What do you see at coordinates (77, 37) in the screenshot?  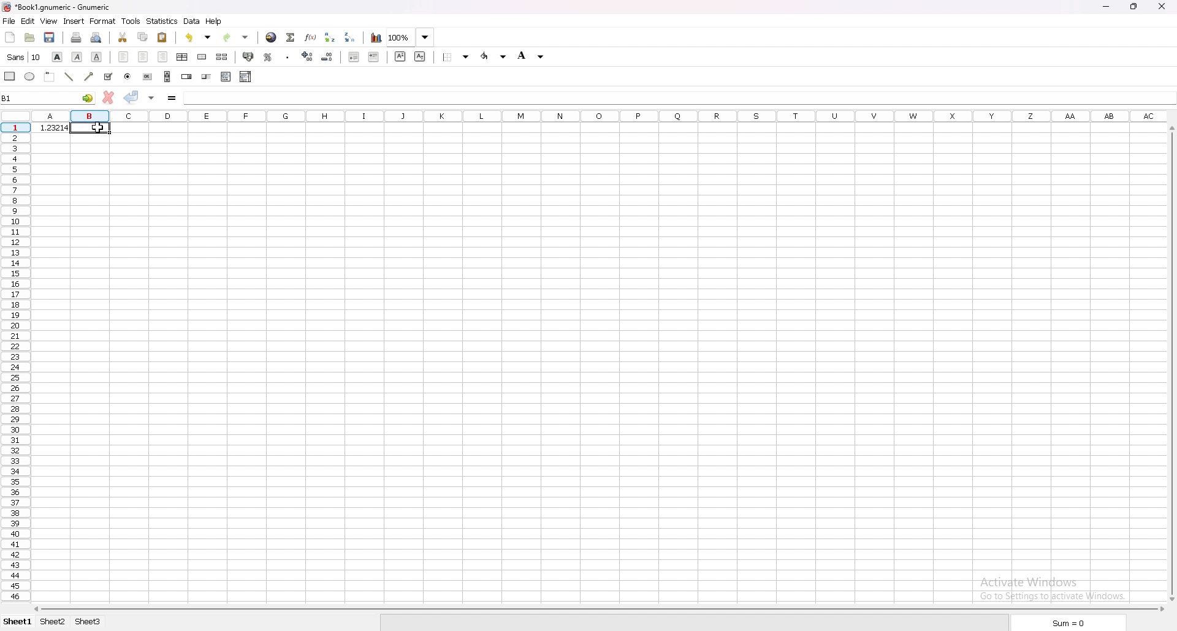 I see `print` at bounding box center [77, 37].